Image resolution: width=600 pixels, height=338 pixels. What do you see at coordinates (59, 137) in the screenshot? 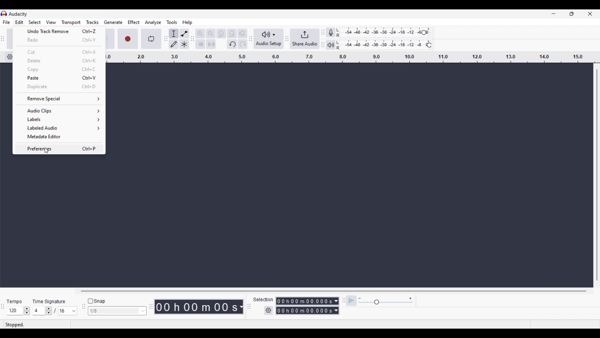
I see `Metadata editor` at bounding box center [59, 137].